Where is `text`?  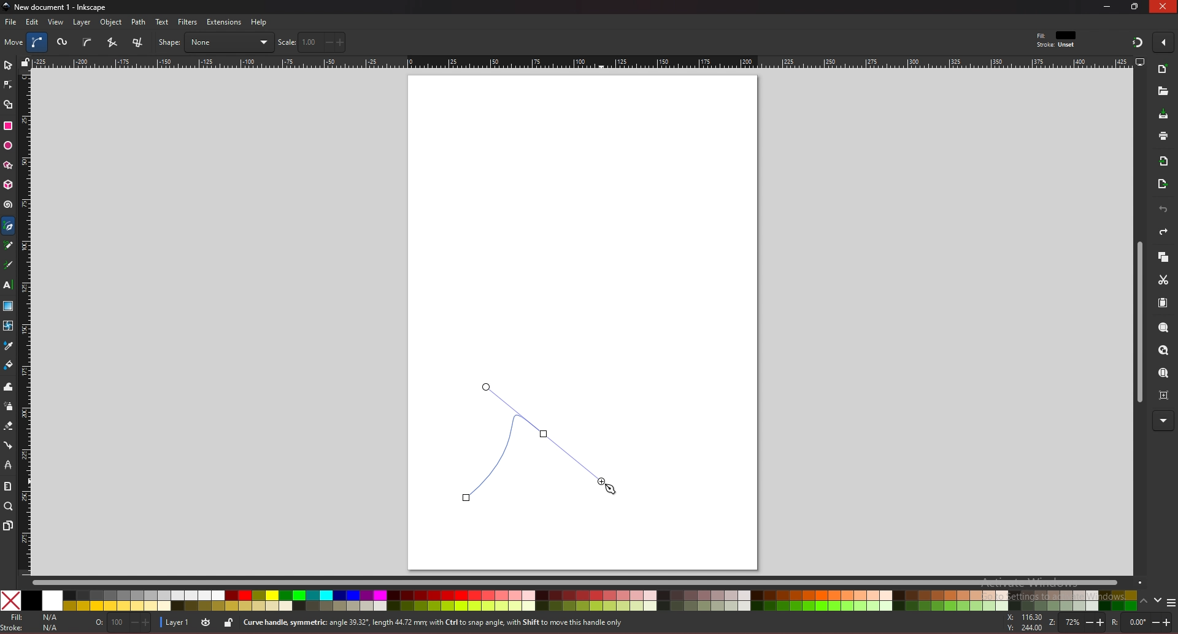
text is located at coordinates (7, 285).